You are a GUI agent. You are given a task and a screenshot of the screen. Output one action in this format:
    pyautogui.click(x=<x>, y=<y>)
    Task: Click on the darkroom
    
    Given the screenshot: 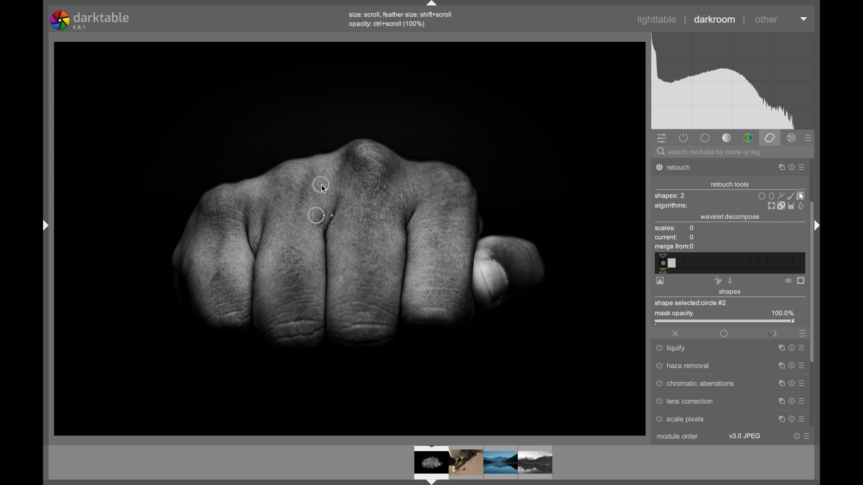 What is the action you would take?
    pyautogui.click(x=715, y=20)
    